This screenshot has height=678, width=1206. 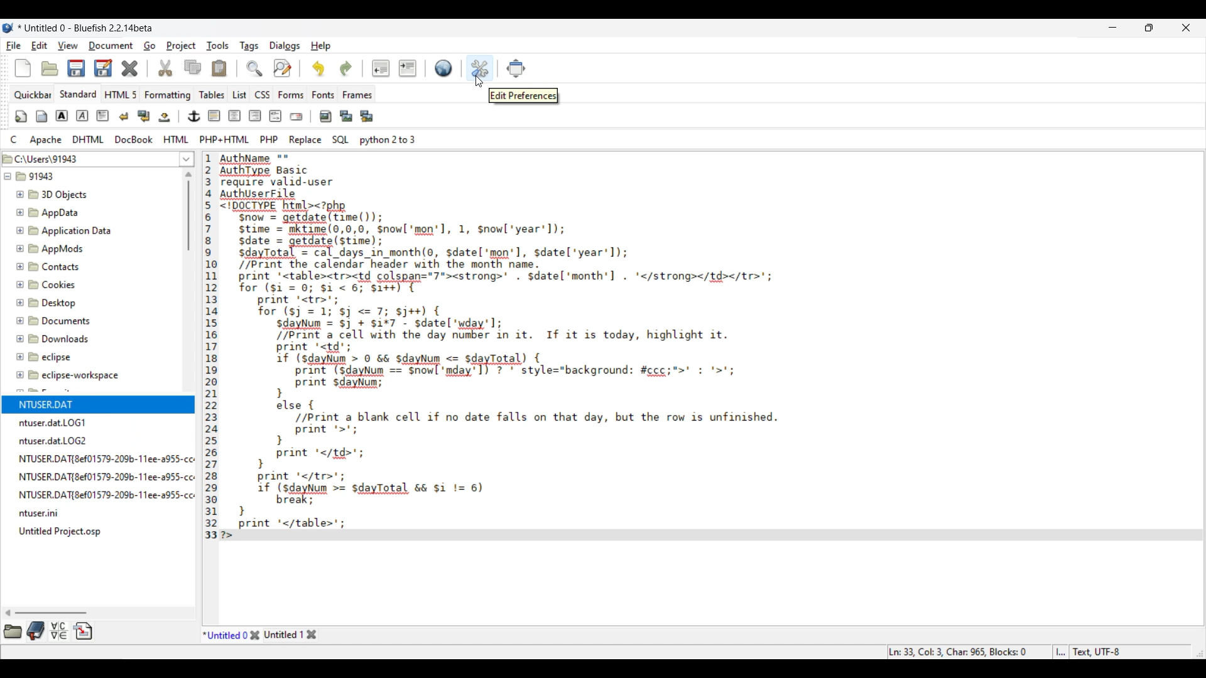 I want to click on Standard, so click(x=79, y=94).